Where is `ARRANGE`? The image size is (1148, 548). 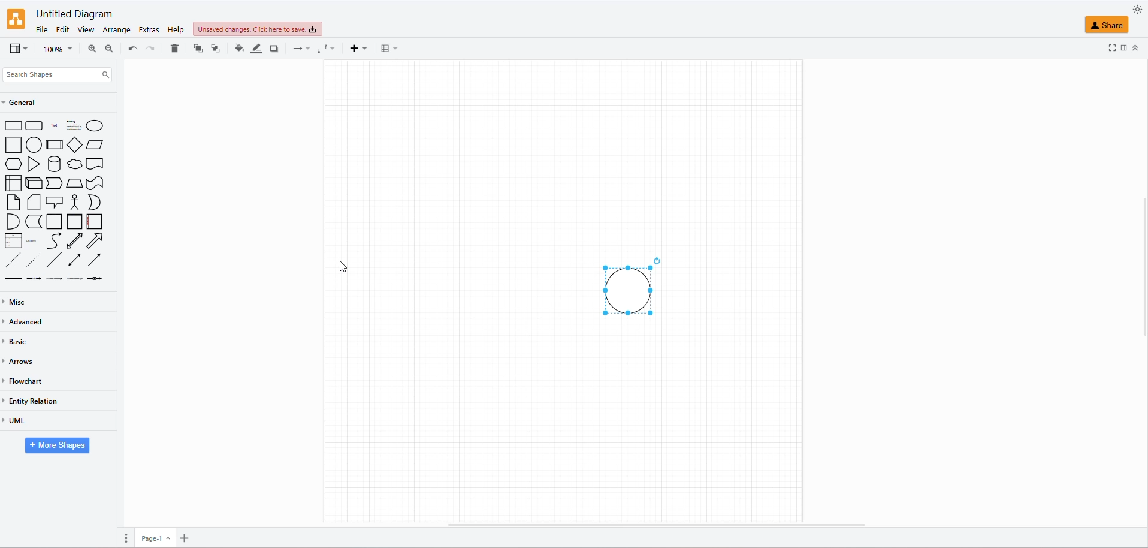
ARRANGE is located at coordinates (116, 31).